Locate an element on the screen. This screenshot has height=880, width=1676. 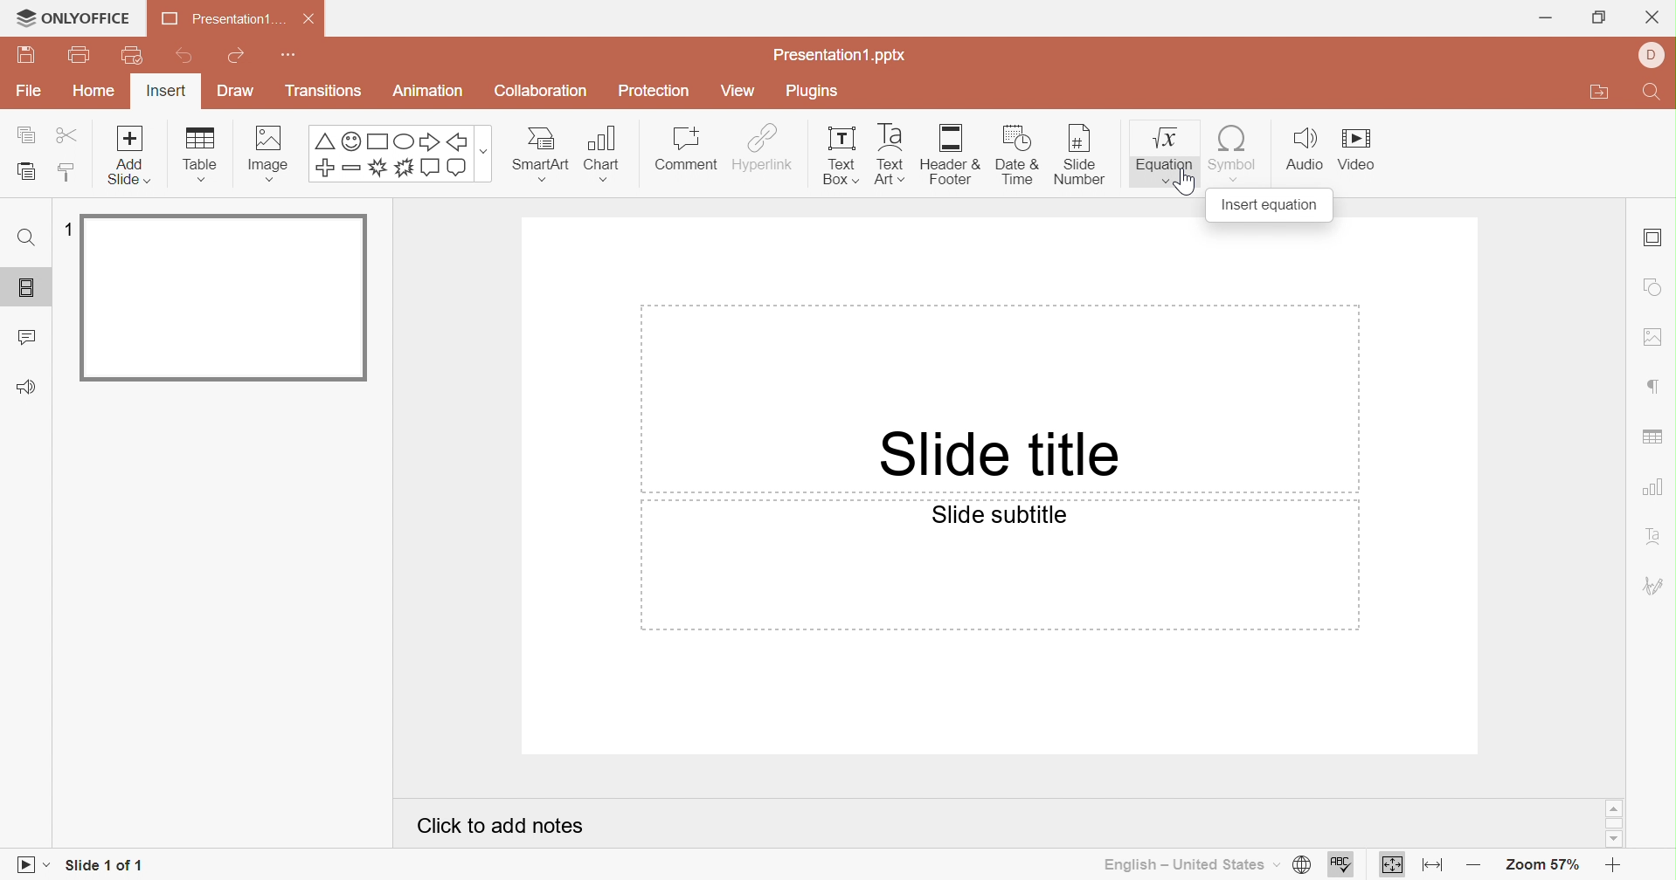
Symbols is located at coordinates (391, 156).